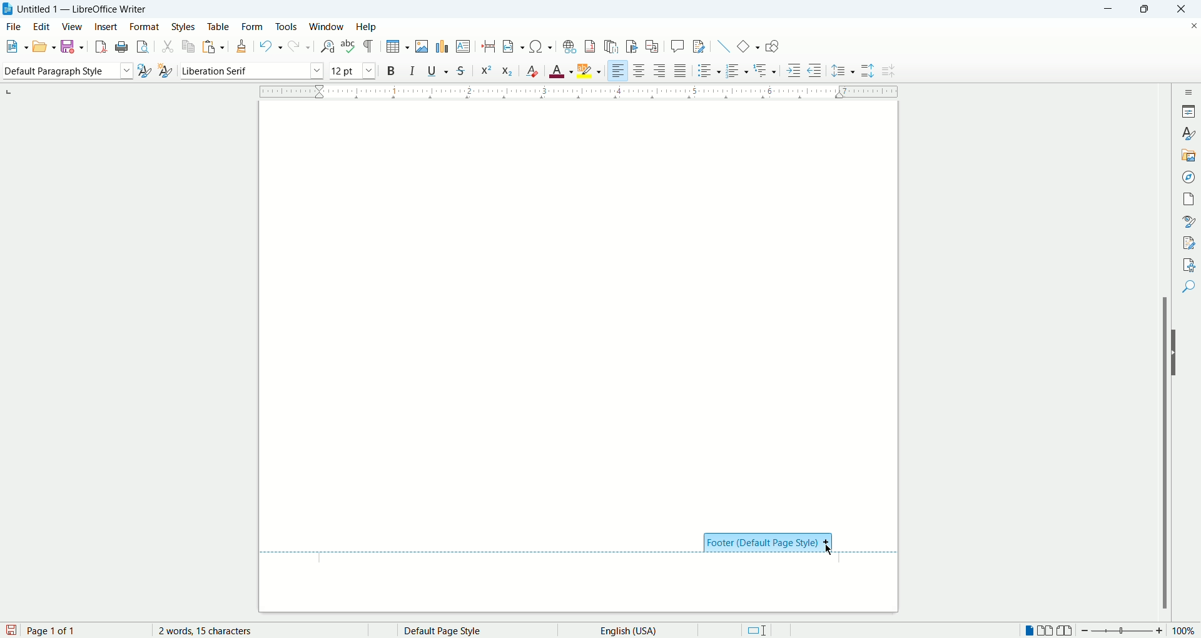  What do you see at coordinates (612, 46) in the screenshot?
I see `insert endnote` at bounding box center [612, 46].